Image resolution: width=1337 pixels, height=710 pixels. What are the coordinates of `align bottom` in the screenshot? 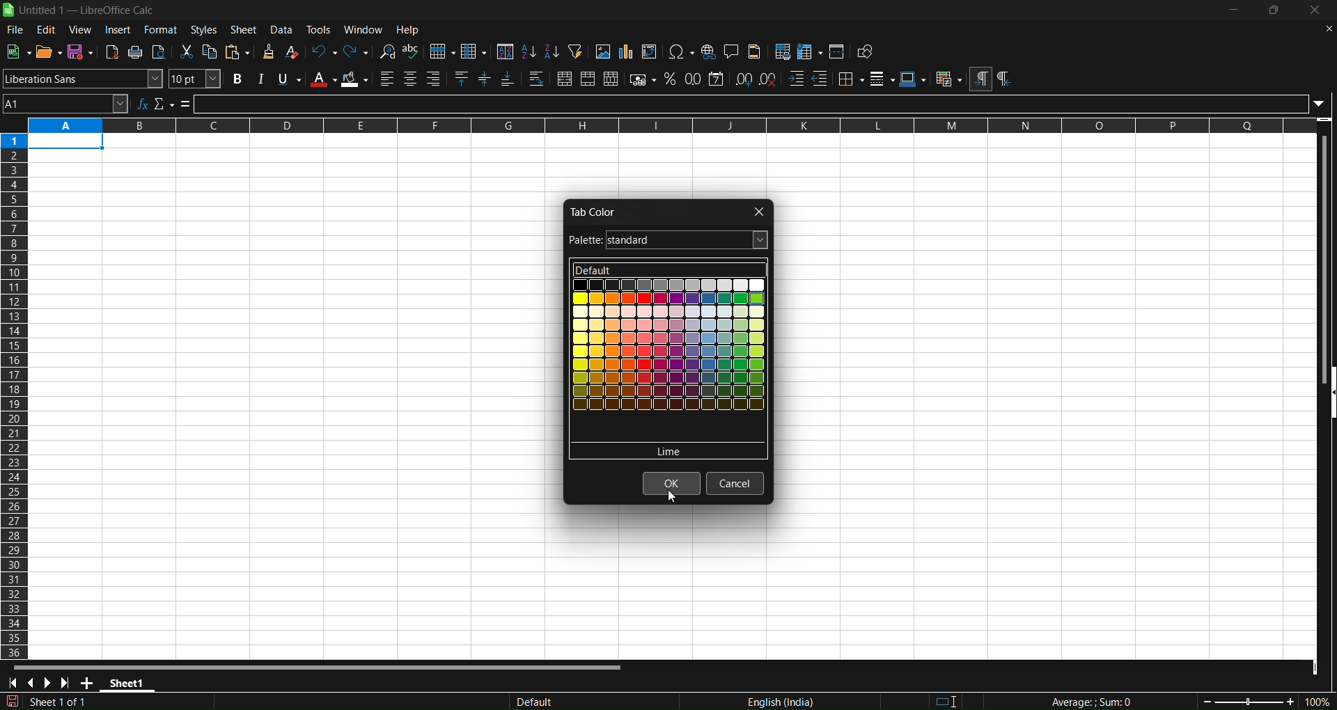 It's located at (508, 80).